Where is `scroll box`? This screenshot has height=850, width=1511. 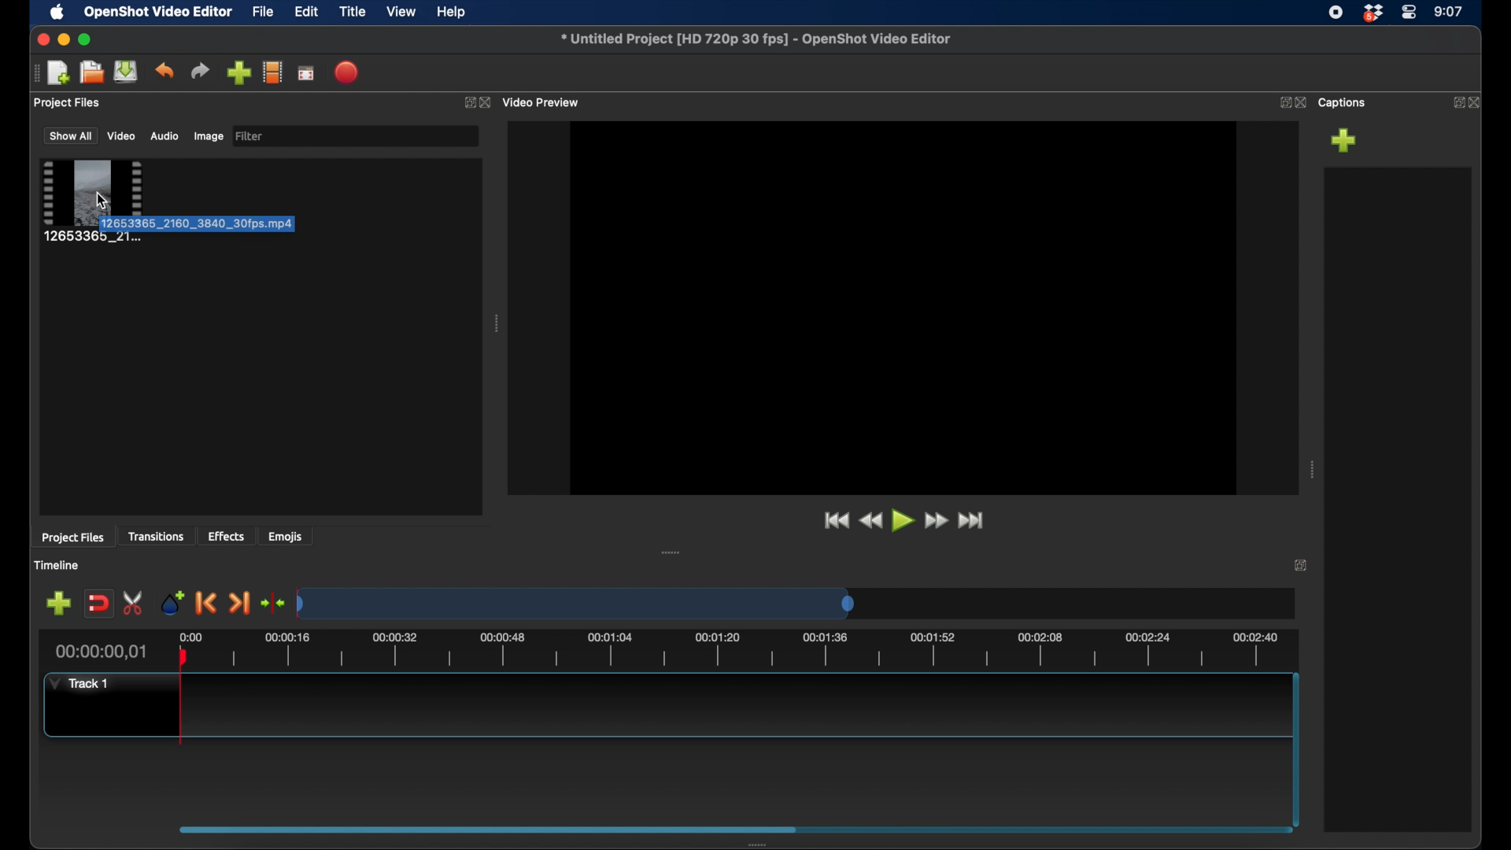
scroll box is located at coordinates (486, 830).